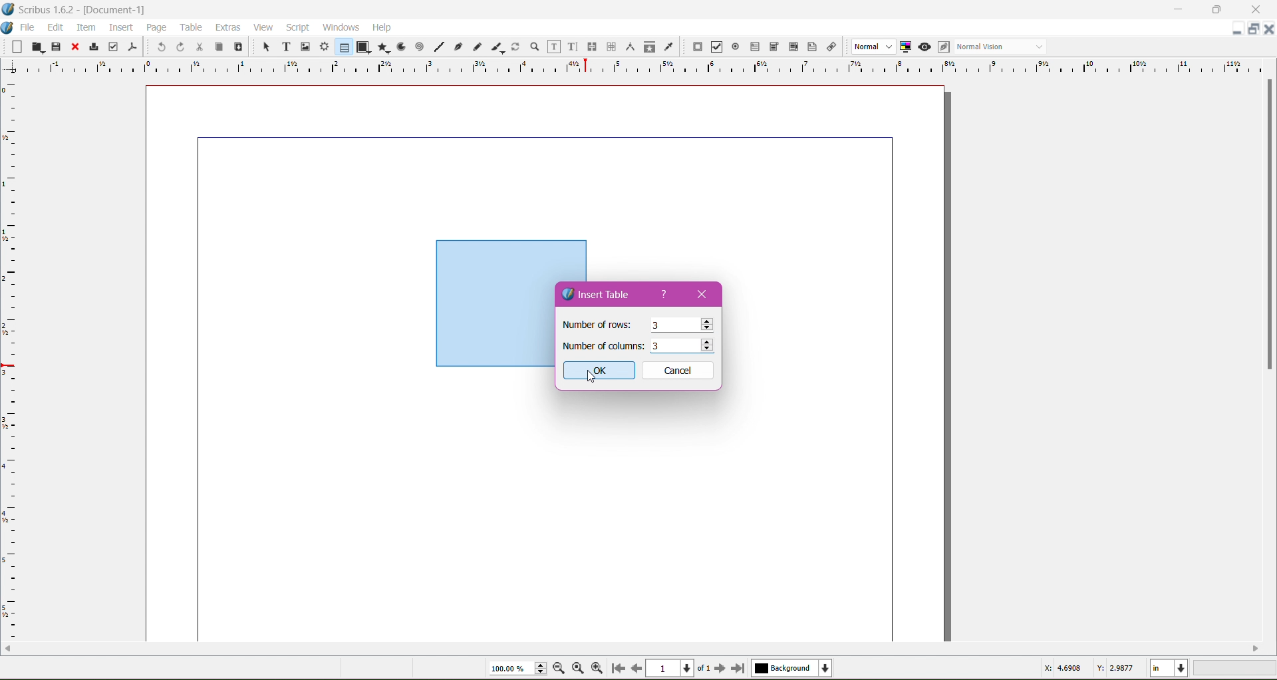  I want to click on 100.00 %, so click(517, 669).